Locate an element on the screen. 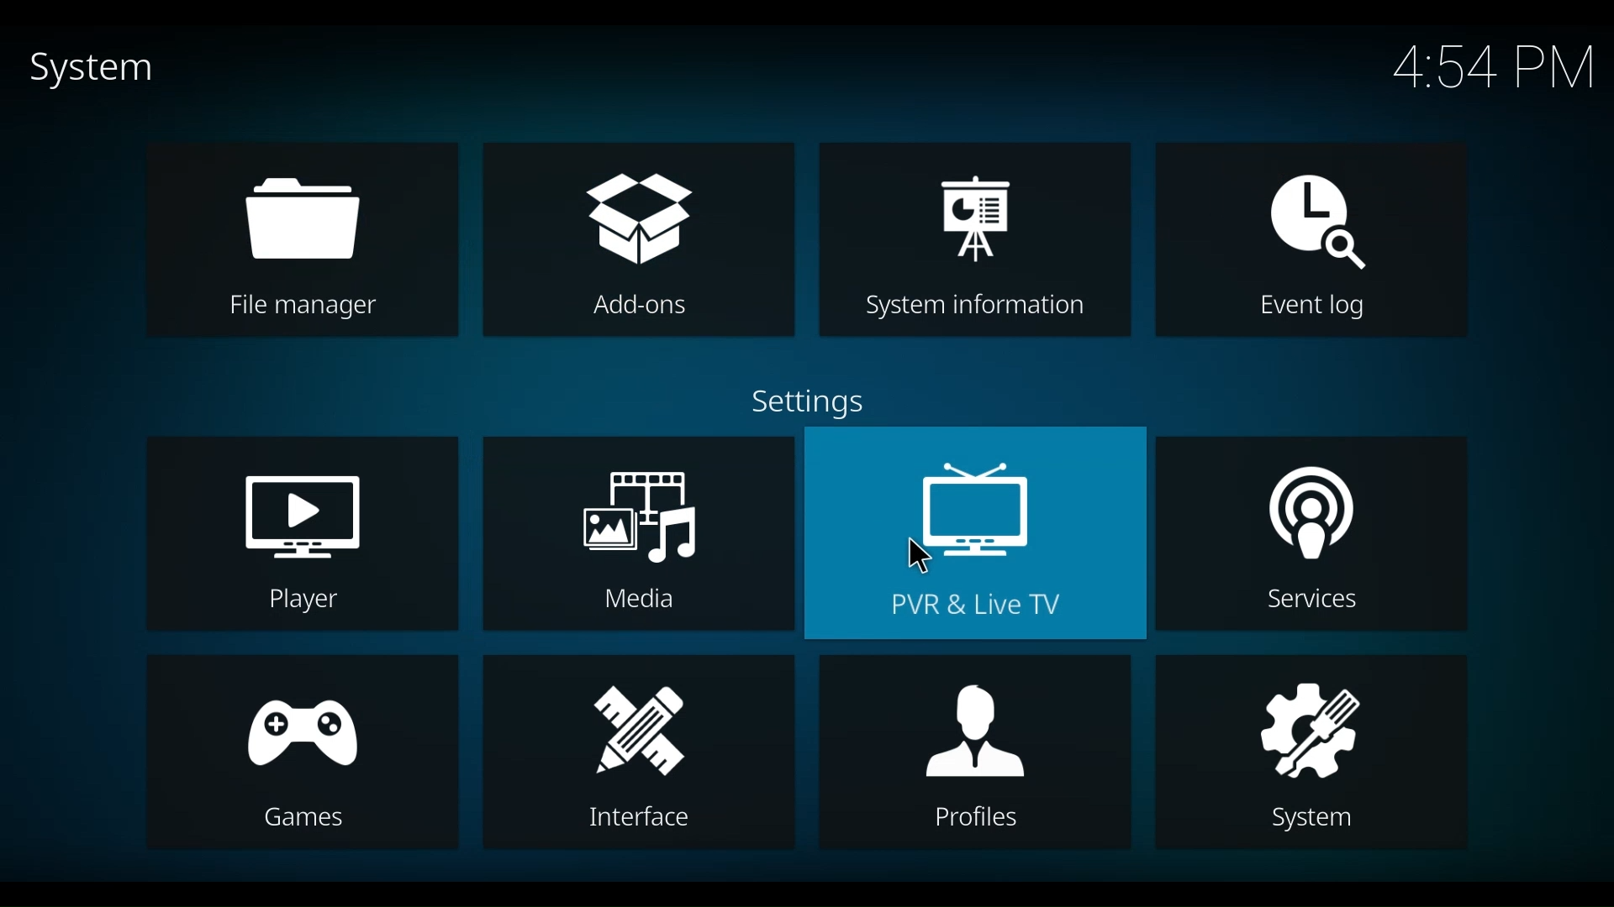 This screenshot has height=907, width=1614. Interface is located at coordinates (637, 754).